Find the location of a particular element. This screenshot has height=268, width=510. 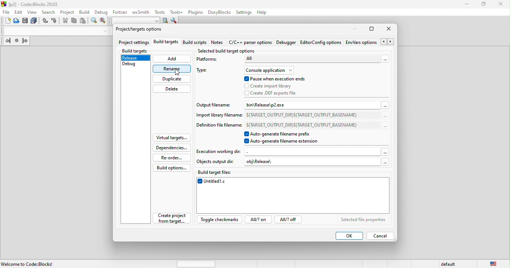

fortran is located at coordinates (119, 12).